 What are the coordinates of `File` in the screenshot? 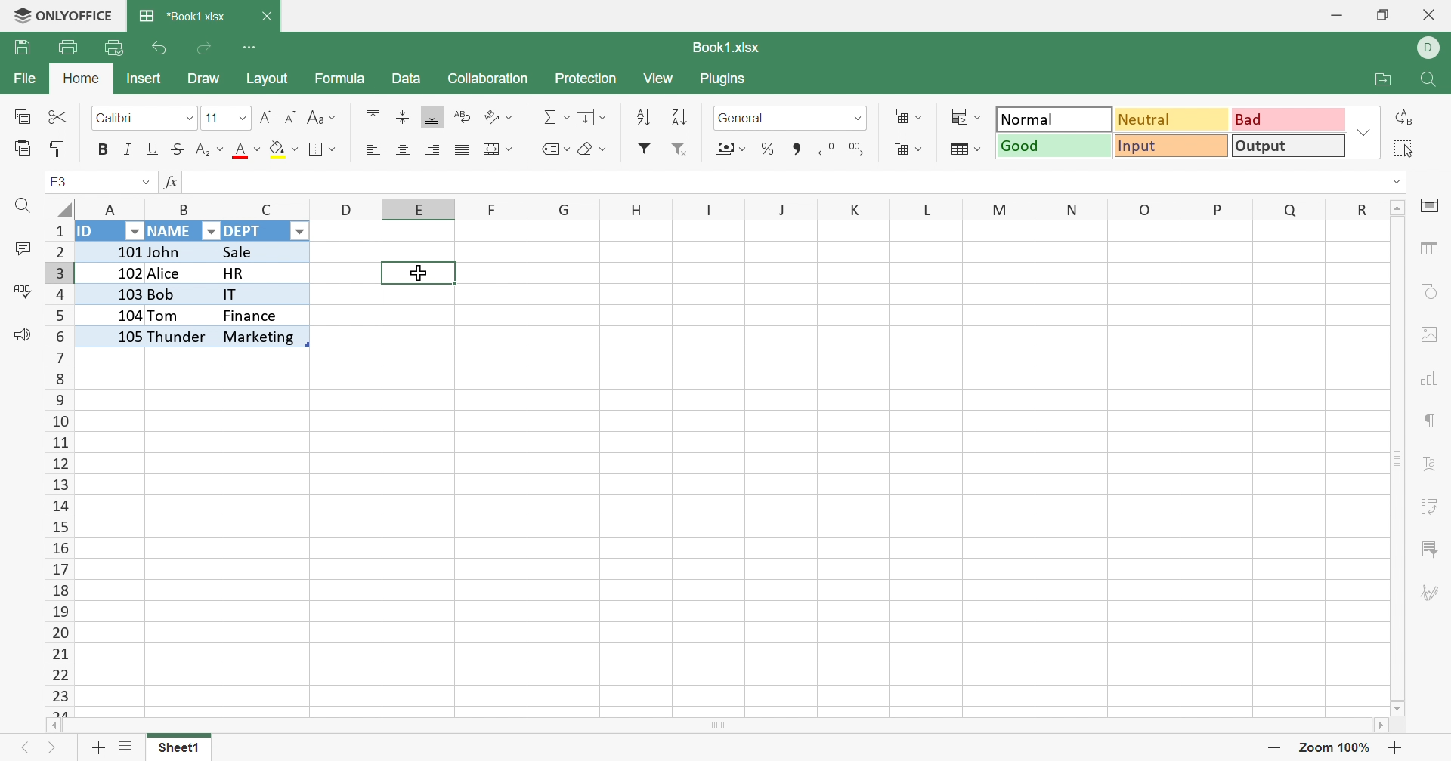 It's located at (22, 79).